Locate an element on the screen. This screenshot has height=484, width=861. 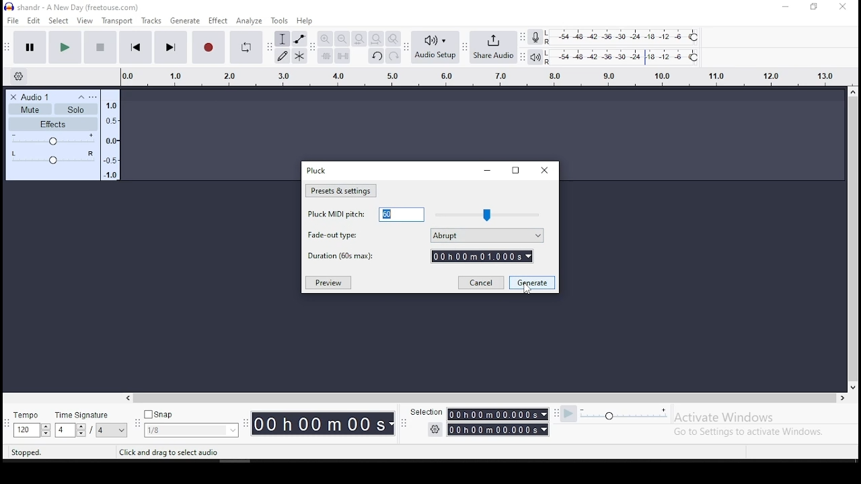
 is located at coordinates (424, 412).